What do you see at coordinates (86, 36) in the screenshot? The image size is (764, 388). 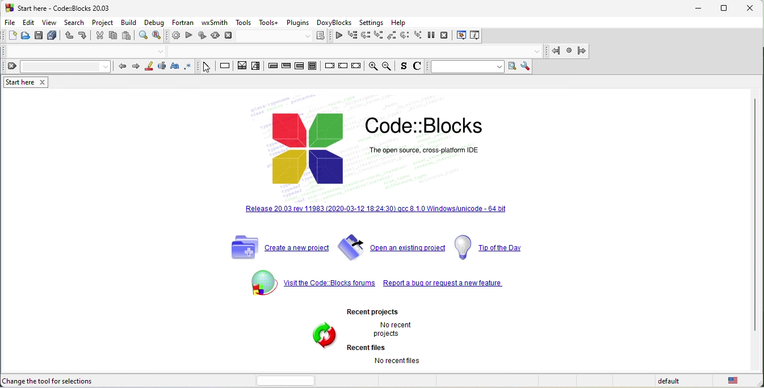 I see `redo` at bounding box center [86, 36].